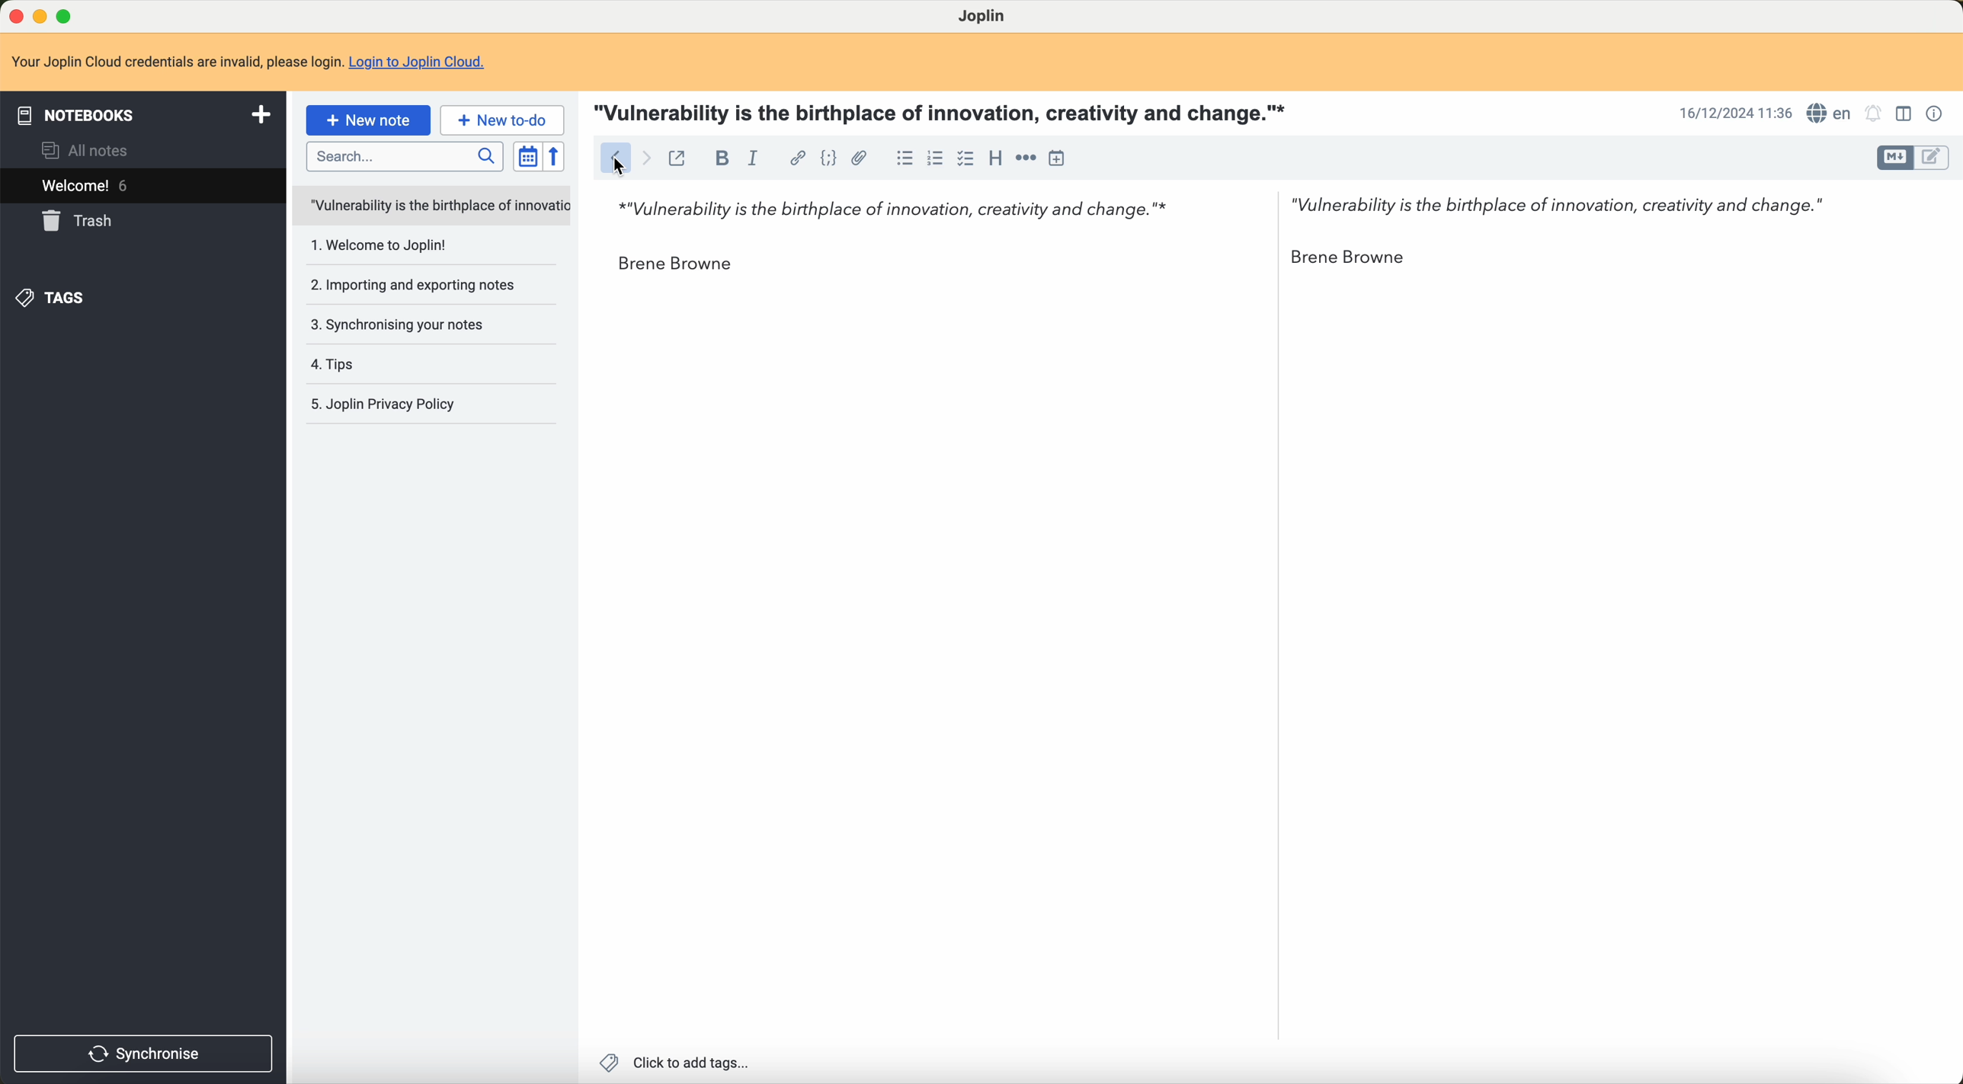  What do you see at coordinates (649, 158) in the screenshot?
I see `foward` at bounding box center [649, 158].